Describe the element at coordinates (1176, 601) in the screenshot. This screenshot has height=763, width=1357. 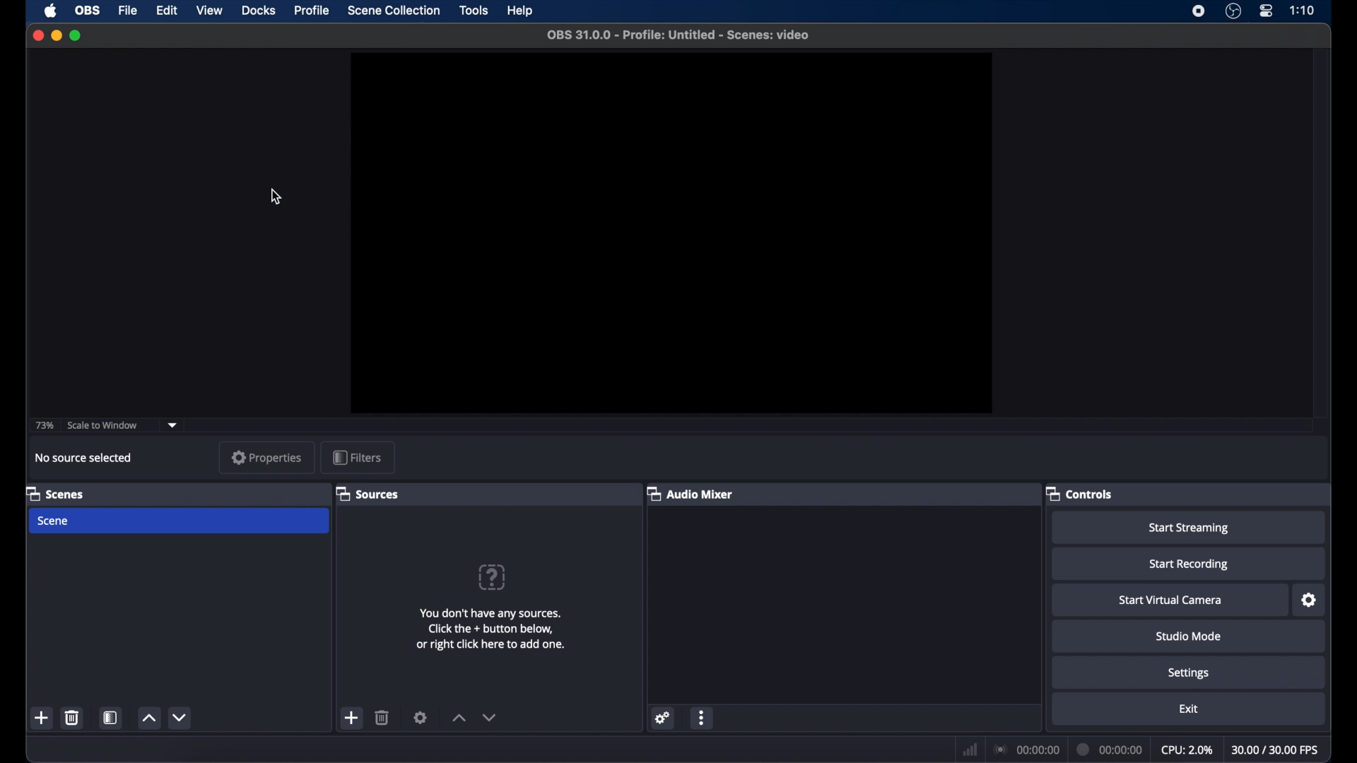
I see `start virtual camera` at that location.